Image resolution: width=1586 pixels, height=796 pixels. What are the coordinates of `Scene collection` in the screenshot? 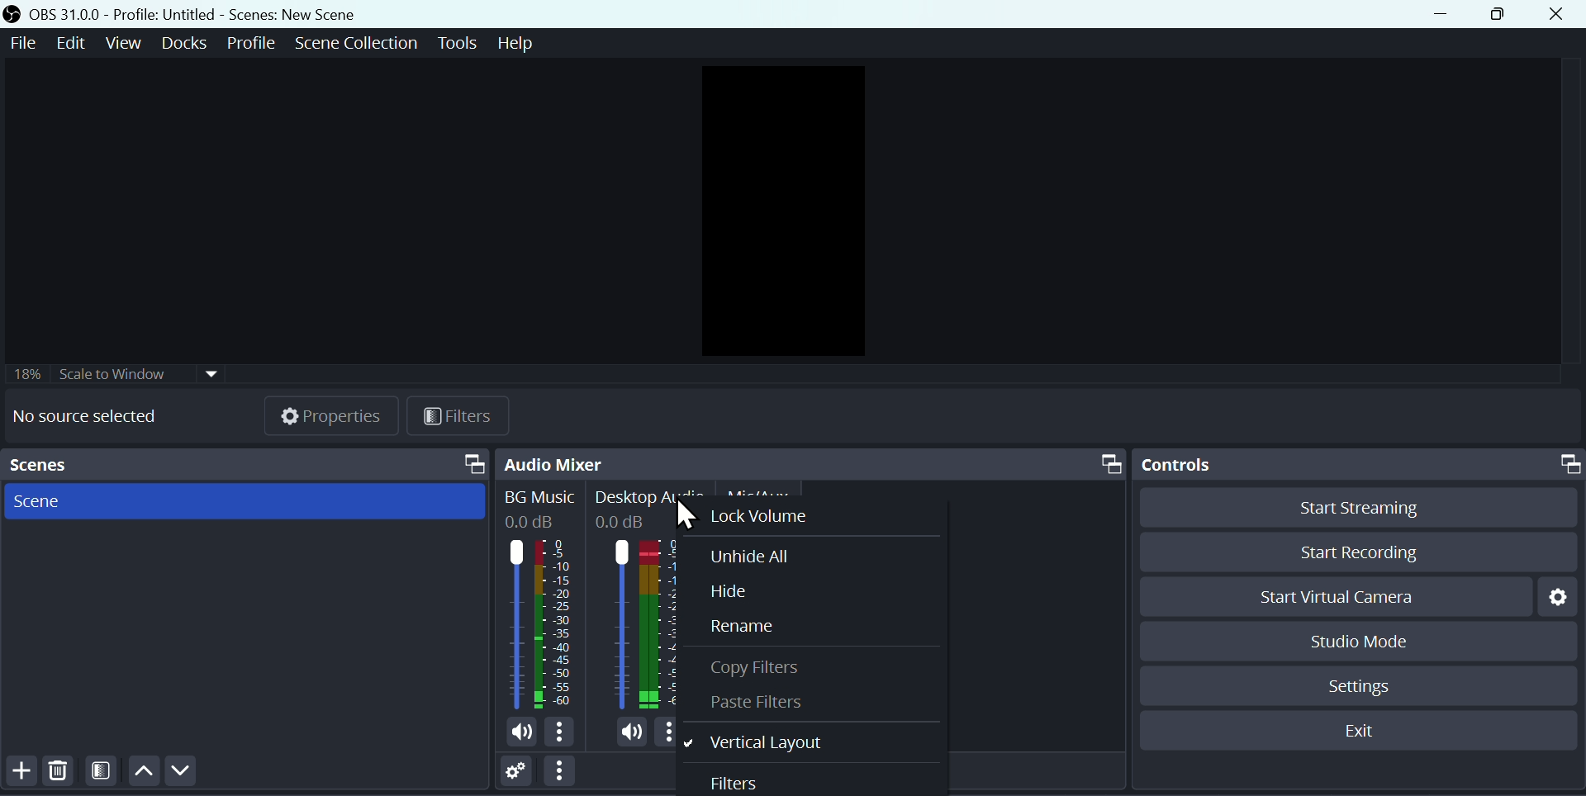 It's located at (357, 45).